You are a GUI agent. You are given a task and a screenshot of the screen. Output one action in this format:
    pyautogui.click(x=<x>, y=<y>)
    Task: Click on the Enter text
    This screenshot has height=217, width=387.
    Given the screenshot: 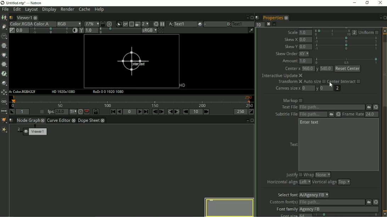 What is the action you would take?
    pyautogui.click(x=310, y=123)
    